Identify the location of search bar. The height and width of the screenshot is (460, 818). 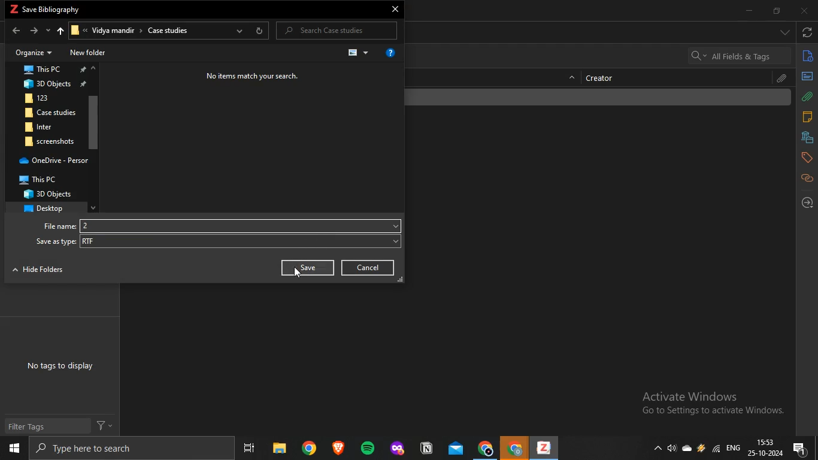
(739, 55).